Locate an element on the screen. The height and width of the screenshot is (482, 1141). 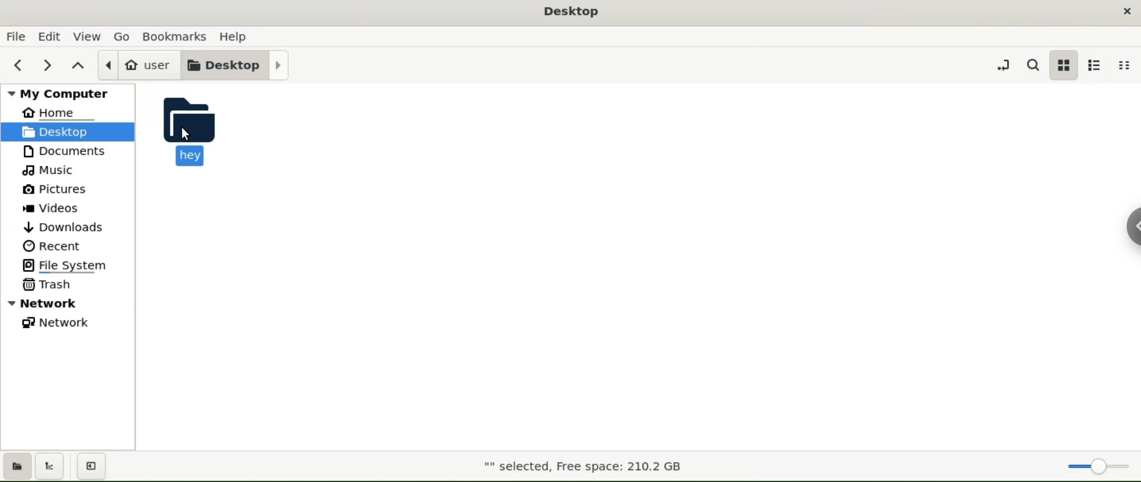
music is located at coordinates (66, 171).